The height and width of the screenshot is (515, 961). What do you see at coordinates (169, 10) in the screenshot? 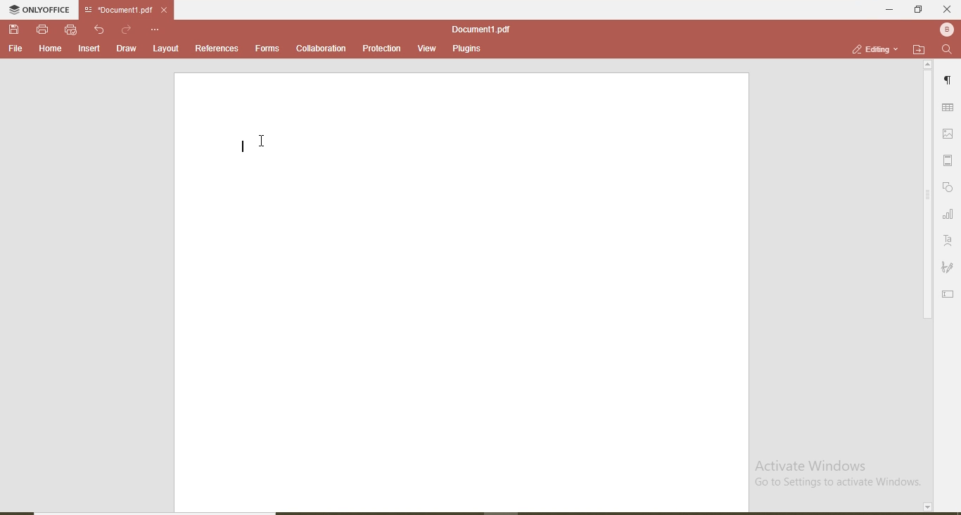
I see `close file` at bounding box center [169, 10].